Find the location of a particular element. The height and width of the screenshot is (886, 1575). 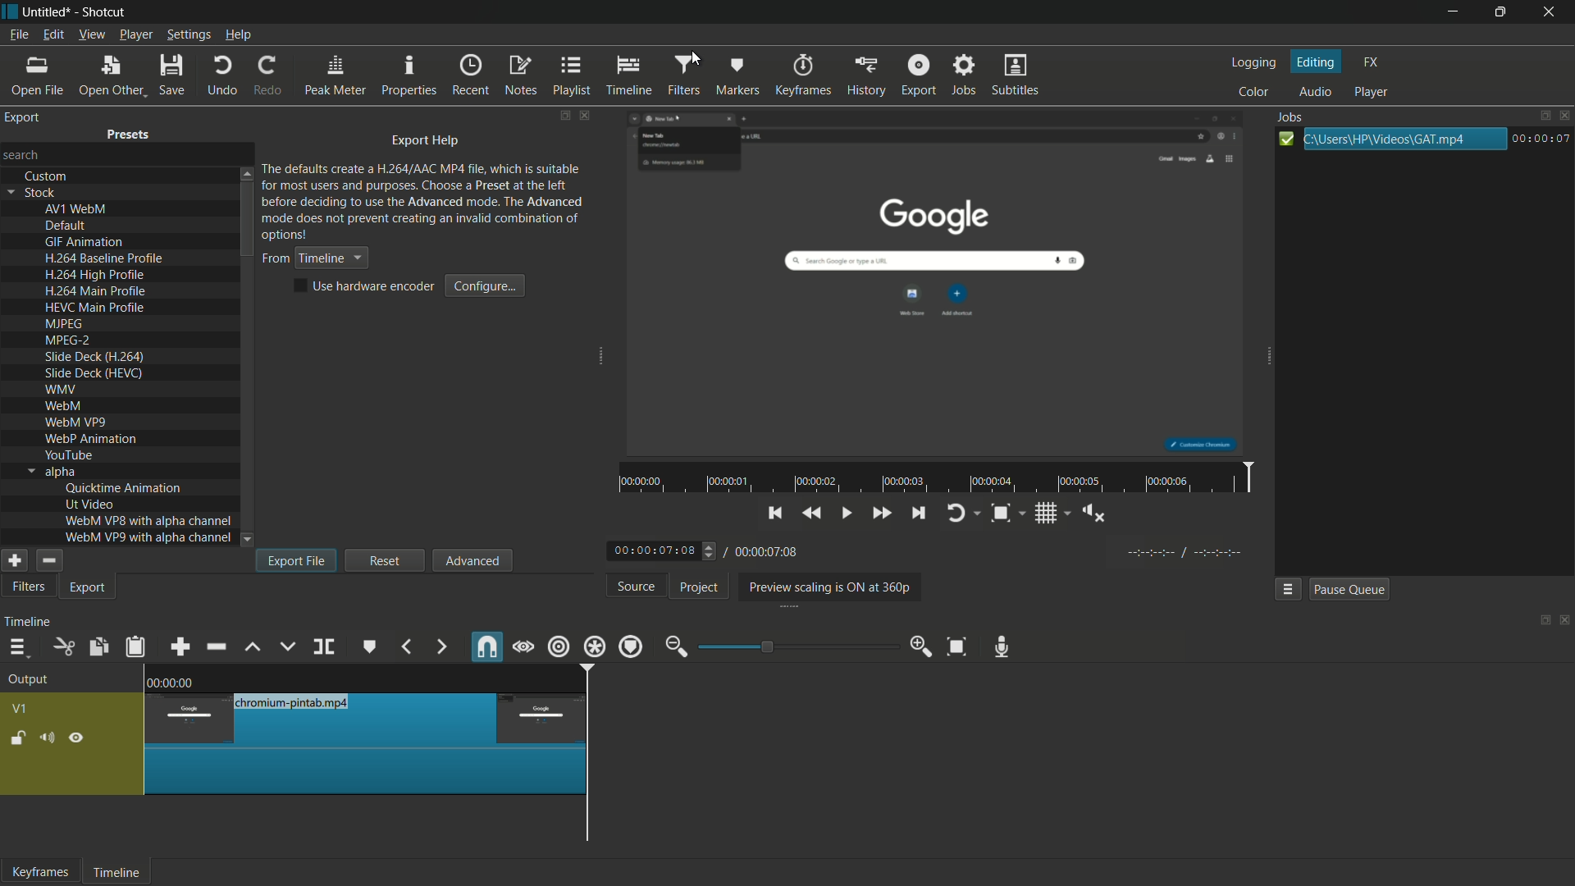

ripple delete is located at coordinates (218, 646).